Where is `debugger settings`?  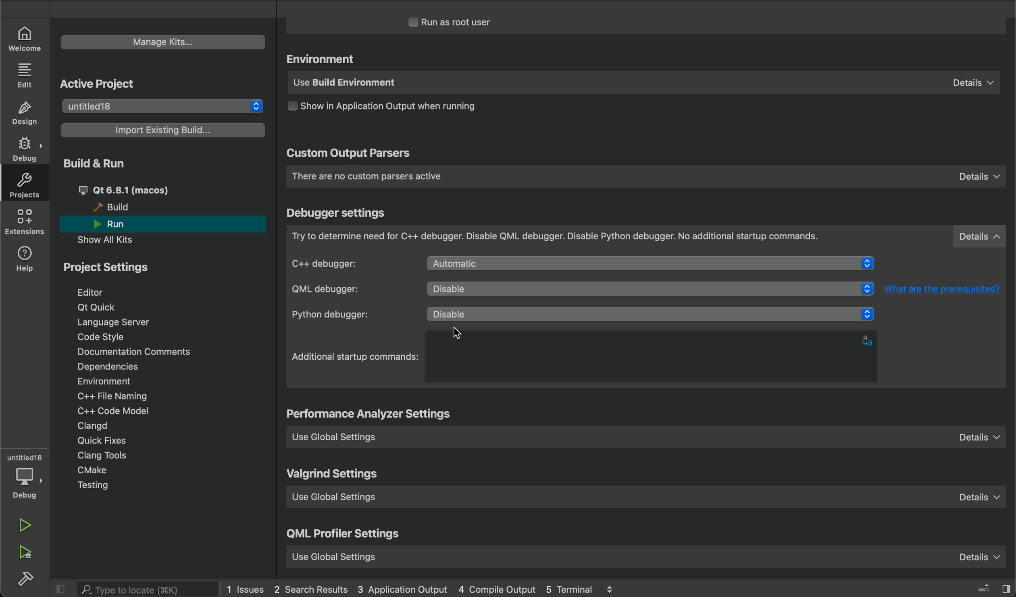
debugger settings is located at coordinates (338, 213).